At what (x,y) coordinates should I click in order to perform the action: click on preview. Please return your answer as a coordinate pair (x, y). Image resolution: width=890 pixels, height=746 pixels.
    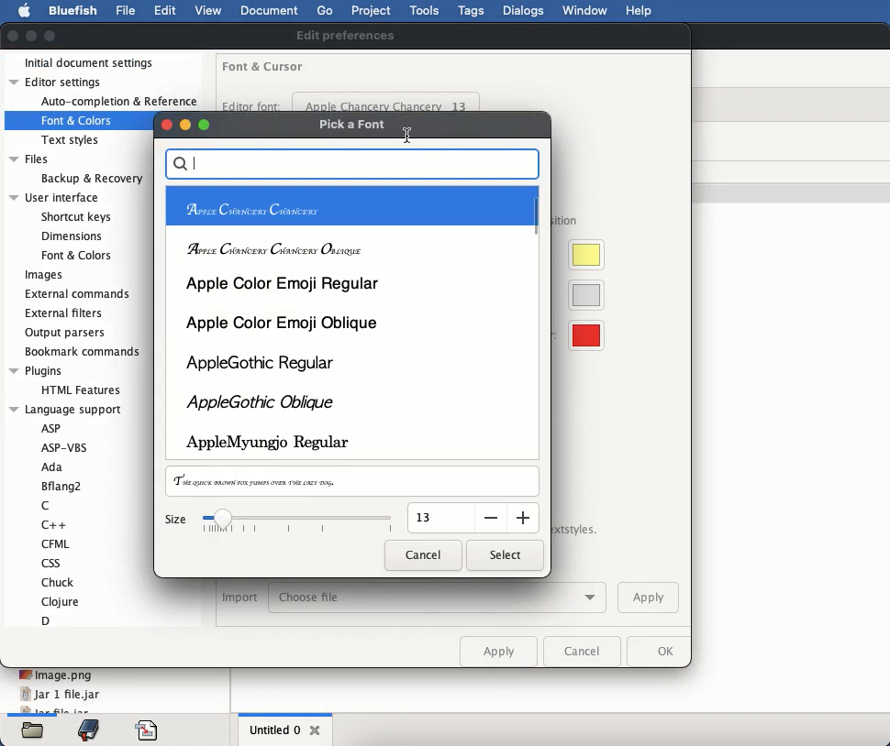
    Looking at the image, I should click on (262, 483).